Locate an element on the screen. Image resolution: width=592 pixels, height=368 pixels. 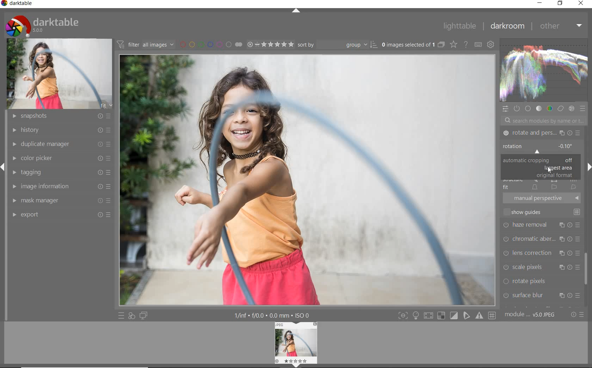
minimize is located at coordinates (539, 3).